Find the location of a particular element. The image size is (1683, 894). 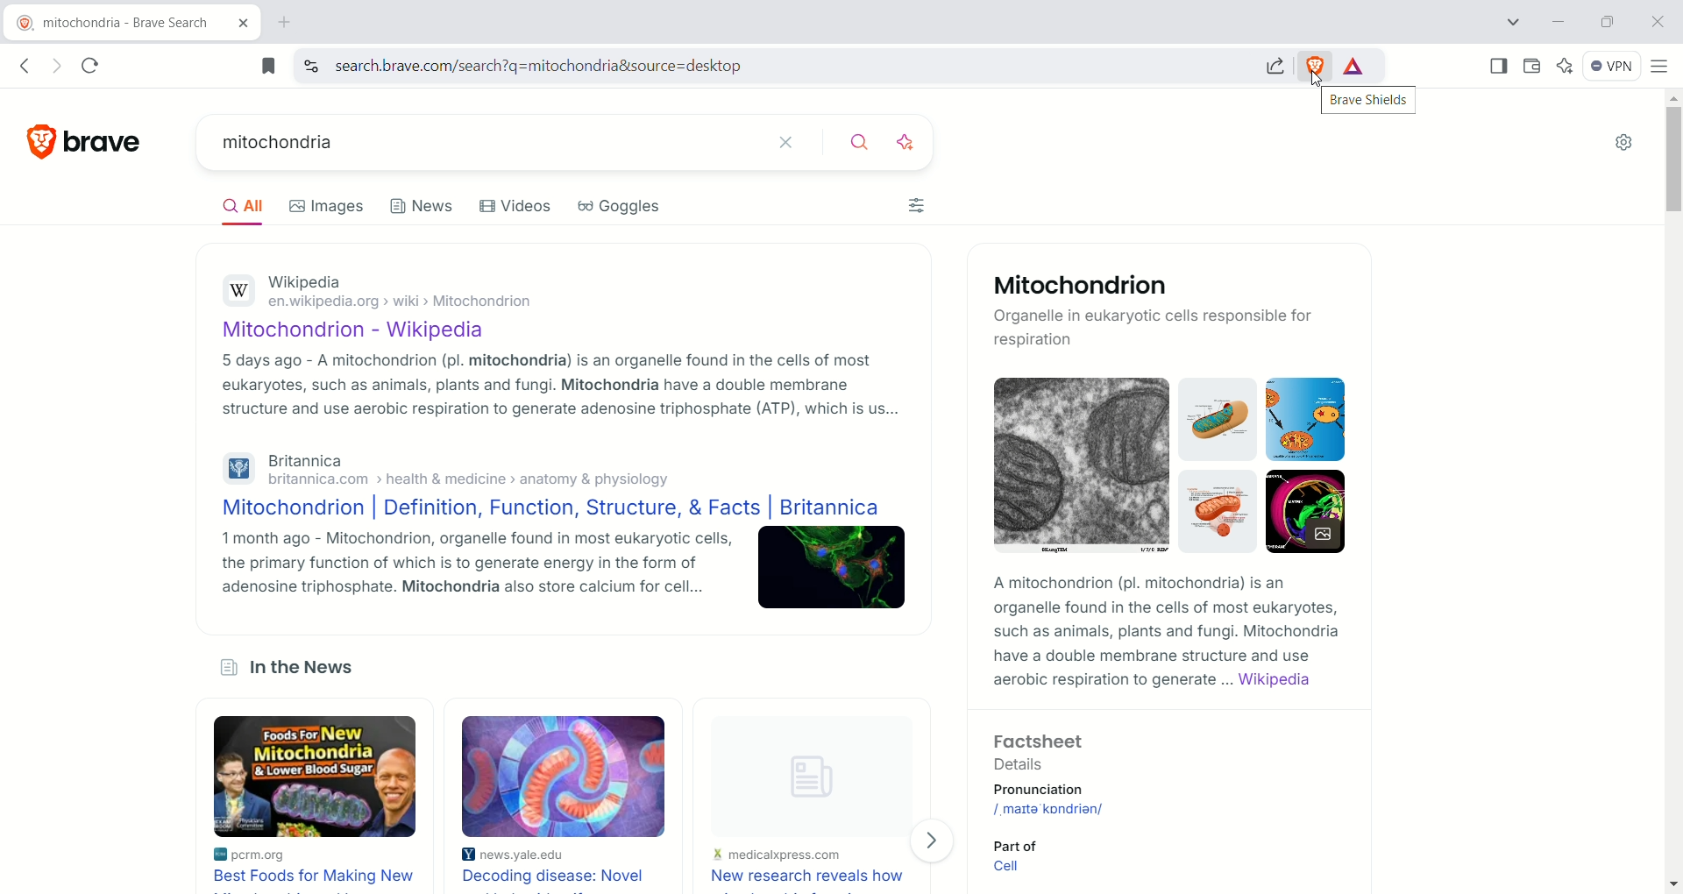

customize and control brave is located at coordinates (1661, 68).